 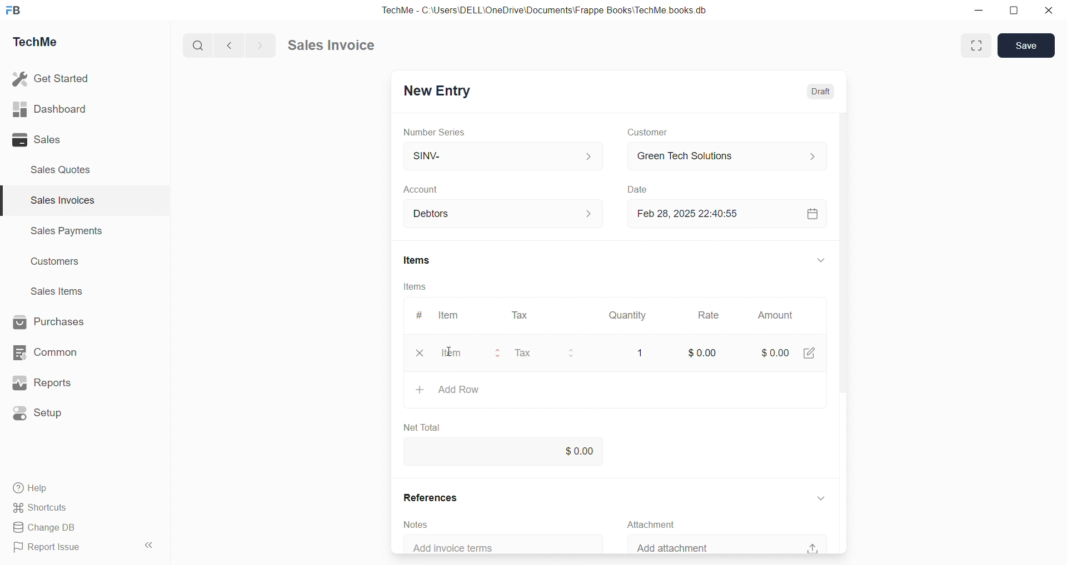 I want to click on Item, so click(x=450, y=352).